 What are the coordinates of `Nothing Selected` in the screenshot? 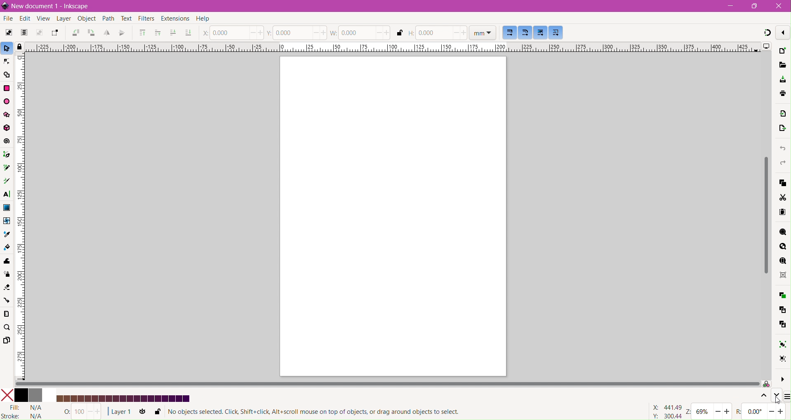 It's located at (79, 412).